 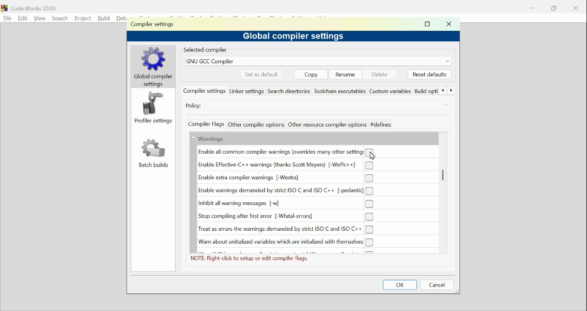 I want to click on Compiler setting, so click(x=155, y=25).